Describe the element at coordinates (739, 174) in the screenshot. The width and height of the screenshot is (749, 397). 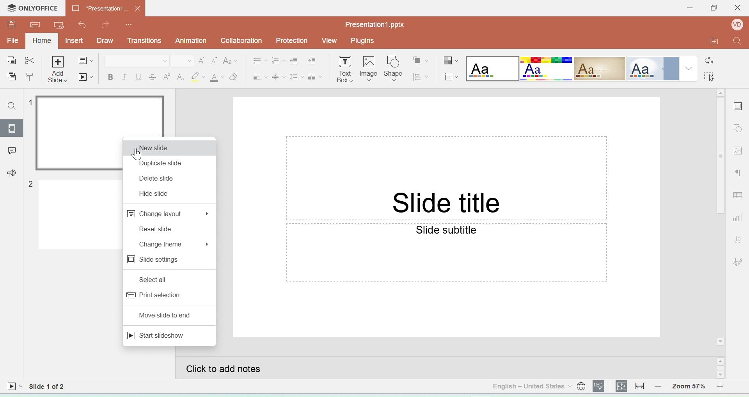
I see `Paragraph settings` at that location.